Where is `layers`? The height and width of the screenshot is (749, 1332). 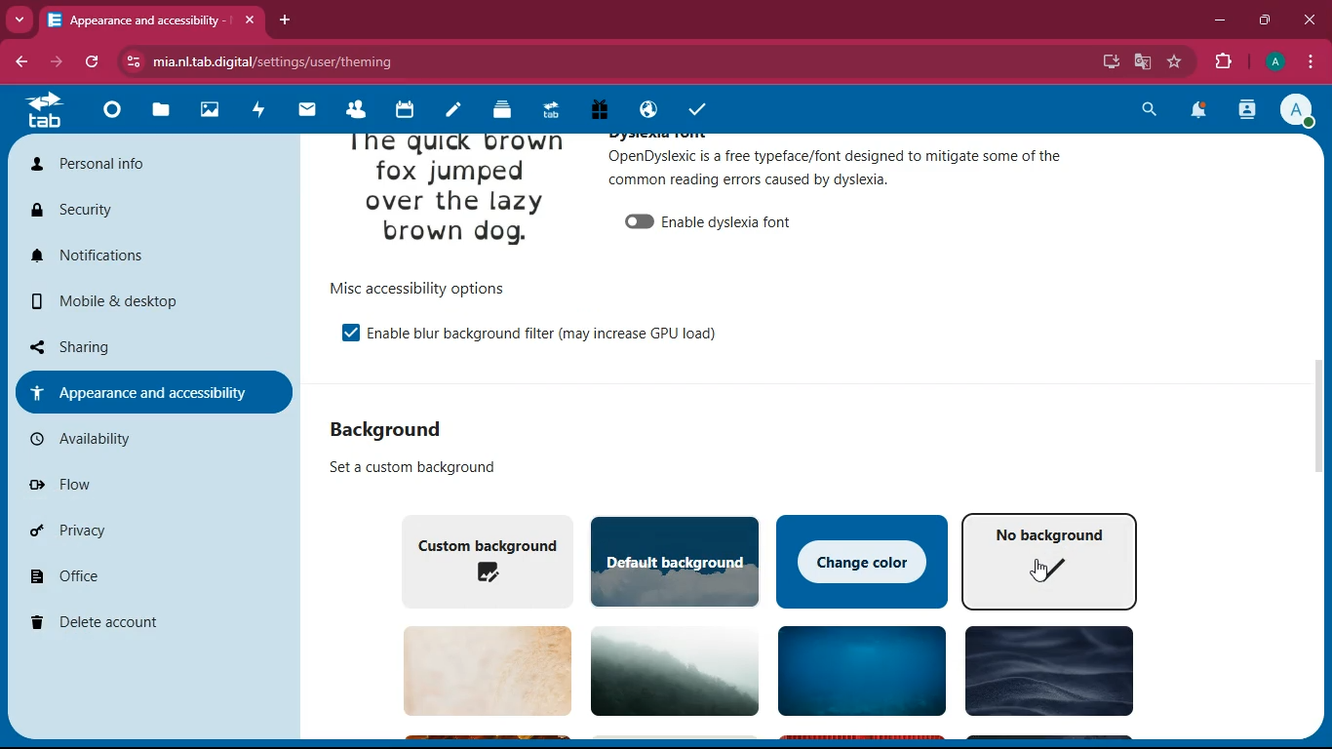 layers is located at coordinates (495, 110).